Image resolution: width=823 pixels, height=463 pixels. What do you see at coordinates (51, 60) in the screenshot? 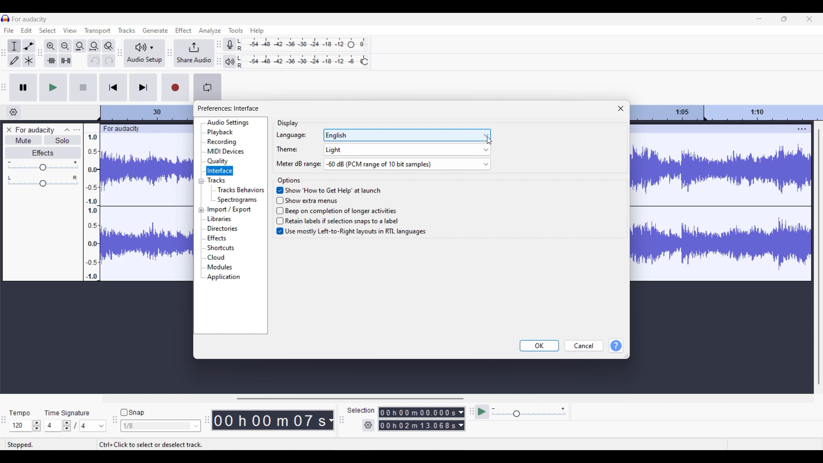
I see `Trim audio selection` at bounding box center [51, 60].